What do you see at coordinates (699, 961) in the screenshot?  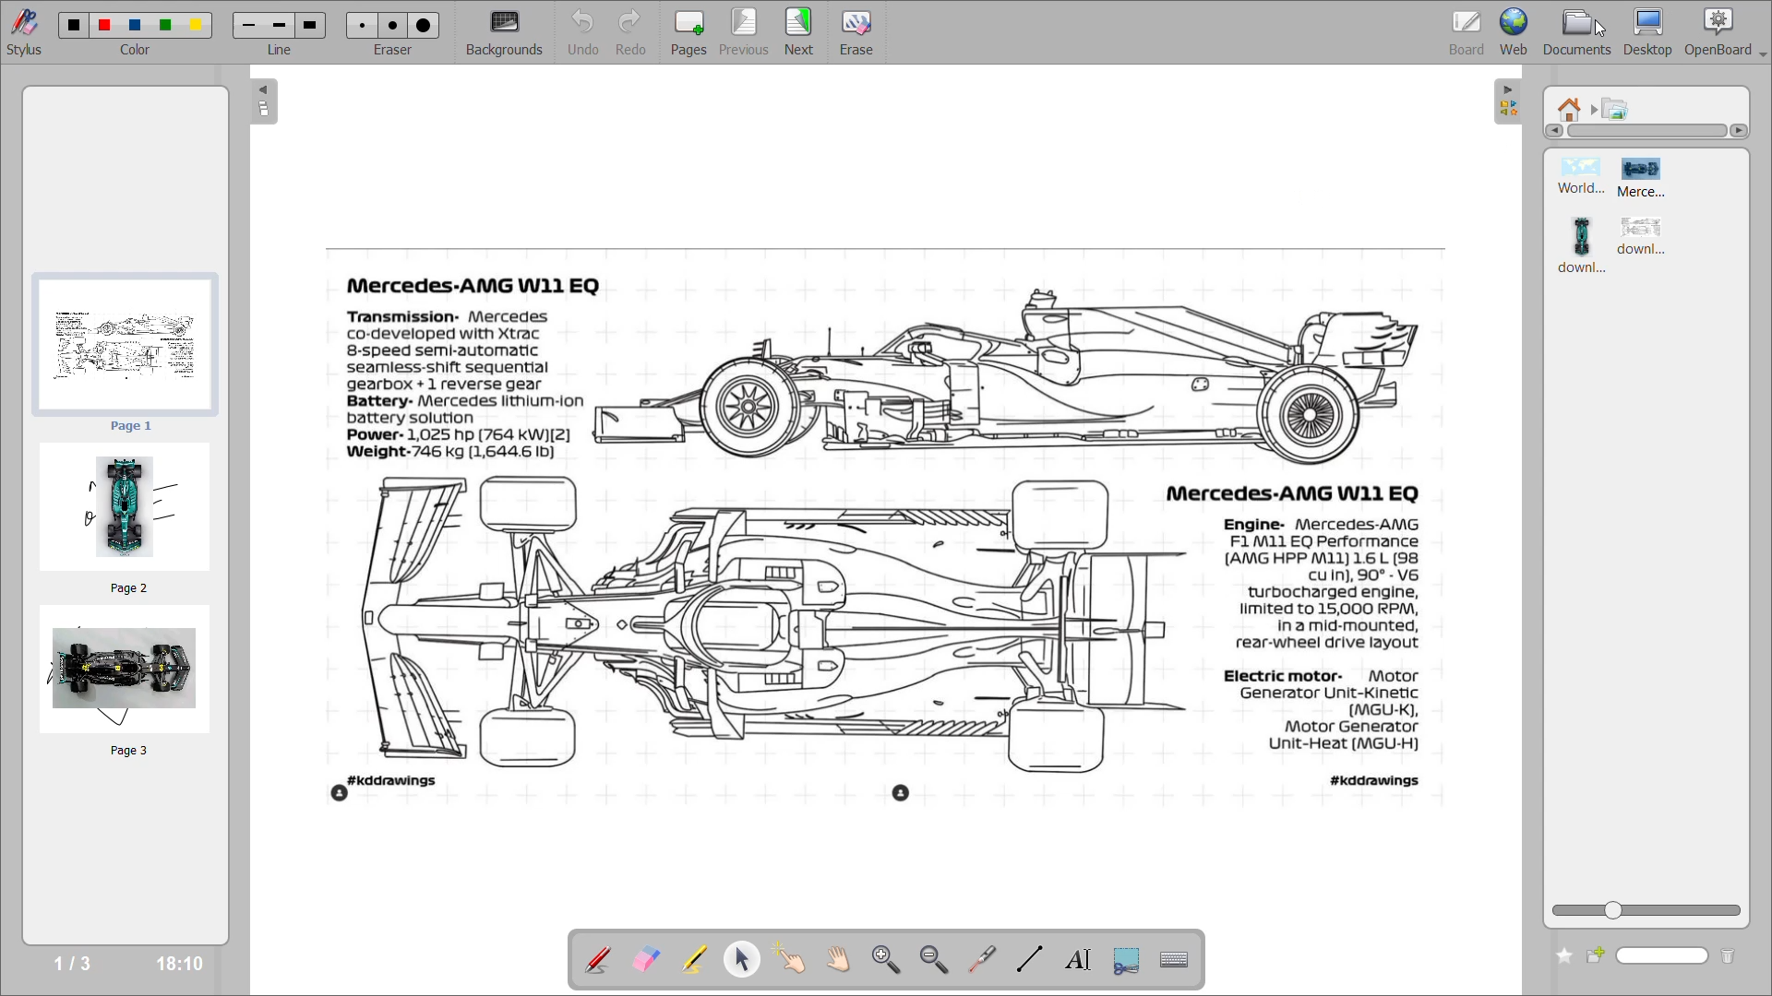 I see `highlight` at bounding box center [699, 961].